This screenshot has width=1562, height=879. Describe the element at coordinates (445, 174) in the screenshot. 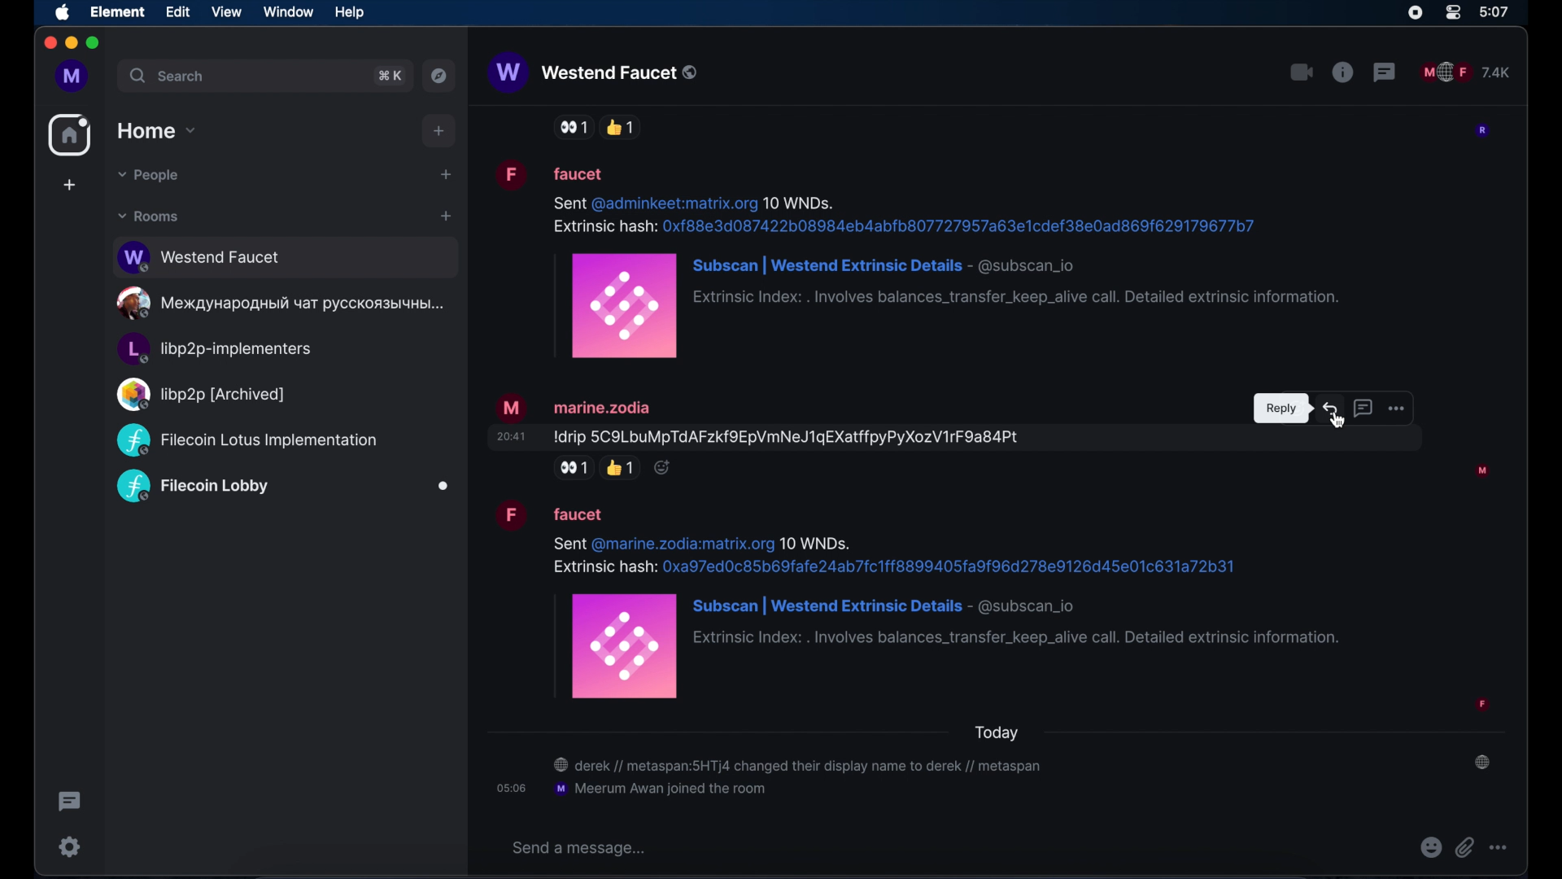

I see `start chat` at that location.